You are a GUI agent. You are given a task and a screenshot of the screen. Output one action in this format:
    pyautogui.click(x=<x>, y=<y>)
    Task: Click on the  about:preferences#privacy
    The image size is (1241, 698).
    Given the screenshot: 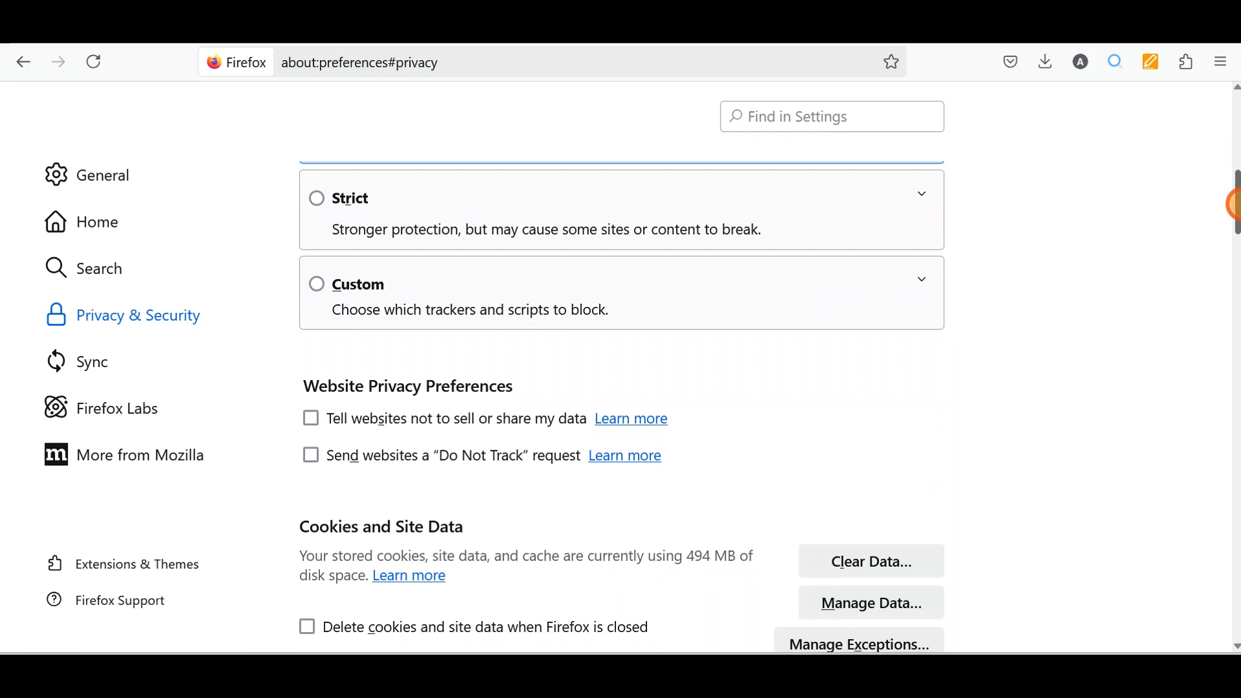 What is the action you would take?
    pyautogui.click(x=570, y=63)
    